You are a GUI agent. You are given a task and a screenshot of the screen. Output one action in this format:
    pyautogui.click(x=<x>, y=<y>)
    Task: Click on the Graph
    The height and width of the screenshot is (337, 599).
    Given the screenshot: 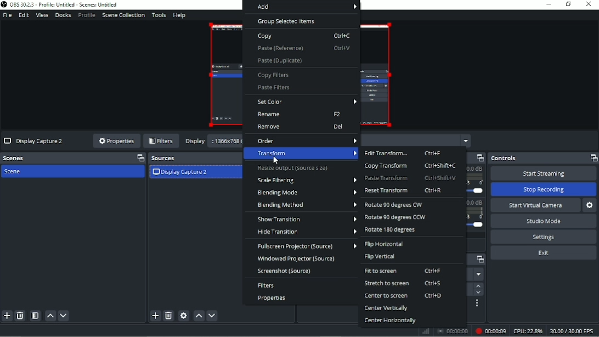 What is the action you would take?
    pyautogui.click(x=427, y=332)
    